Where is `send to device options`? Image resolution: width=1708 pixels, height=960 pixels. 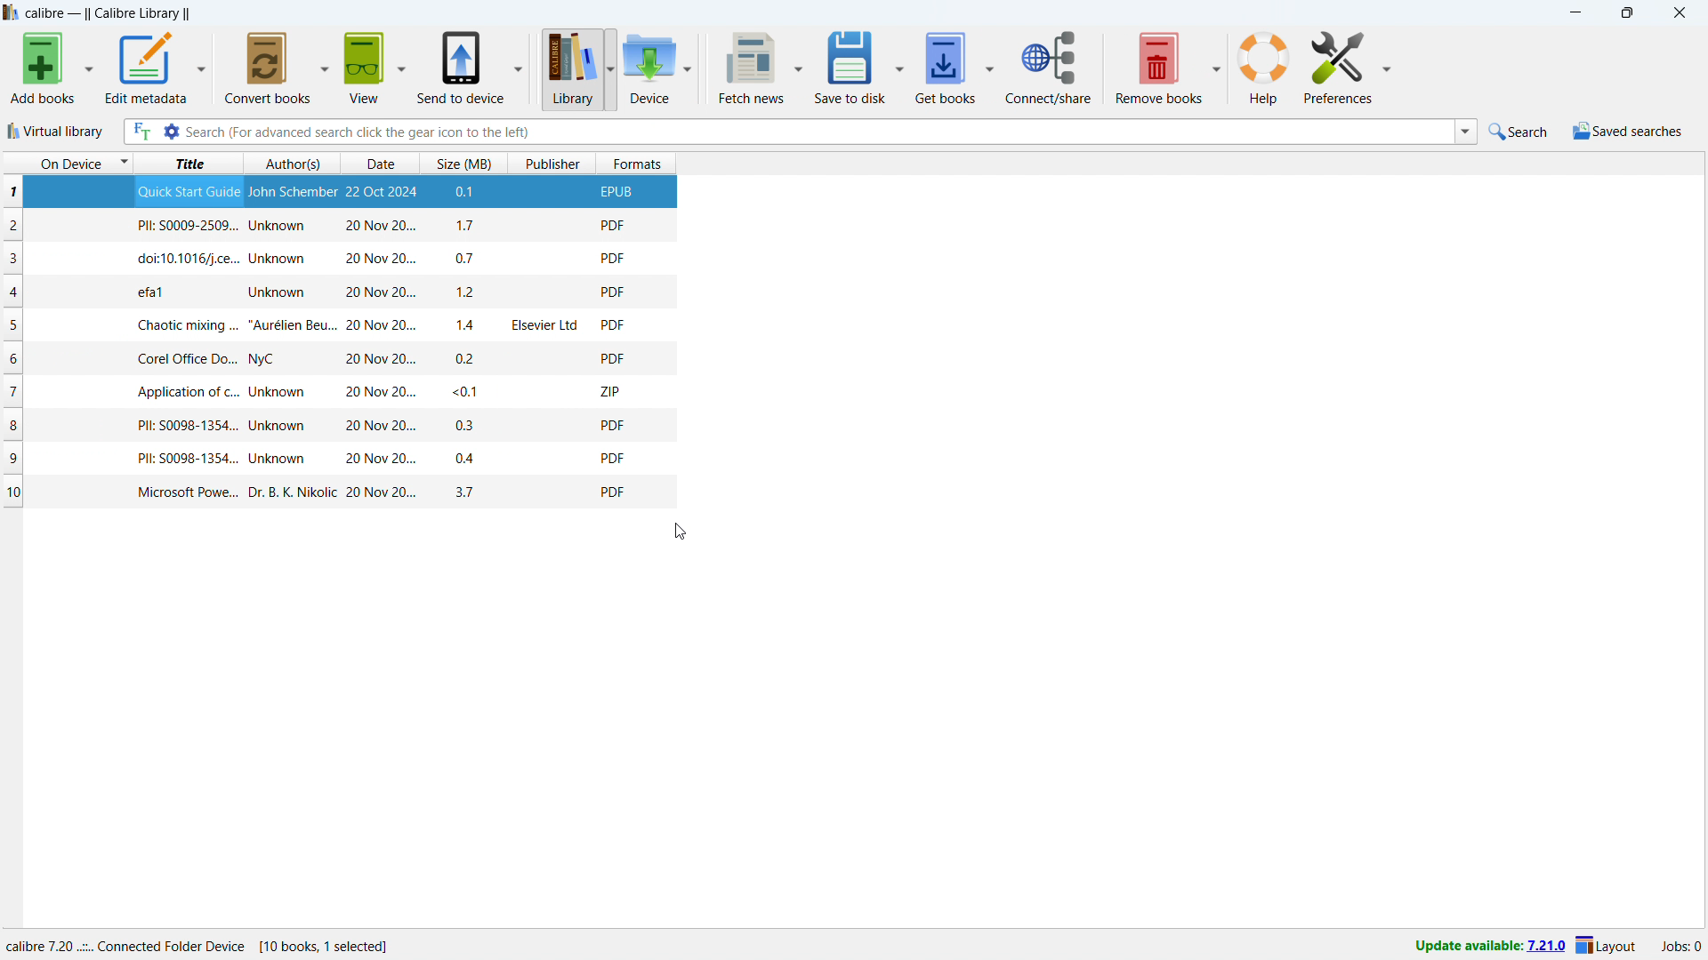 send to device options is located at coordinates (520, 65).